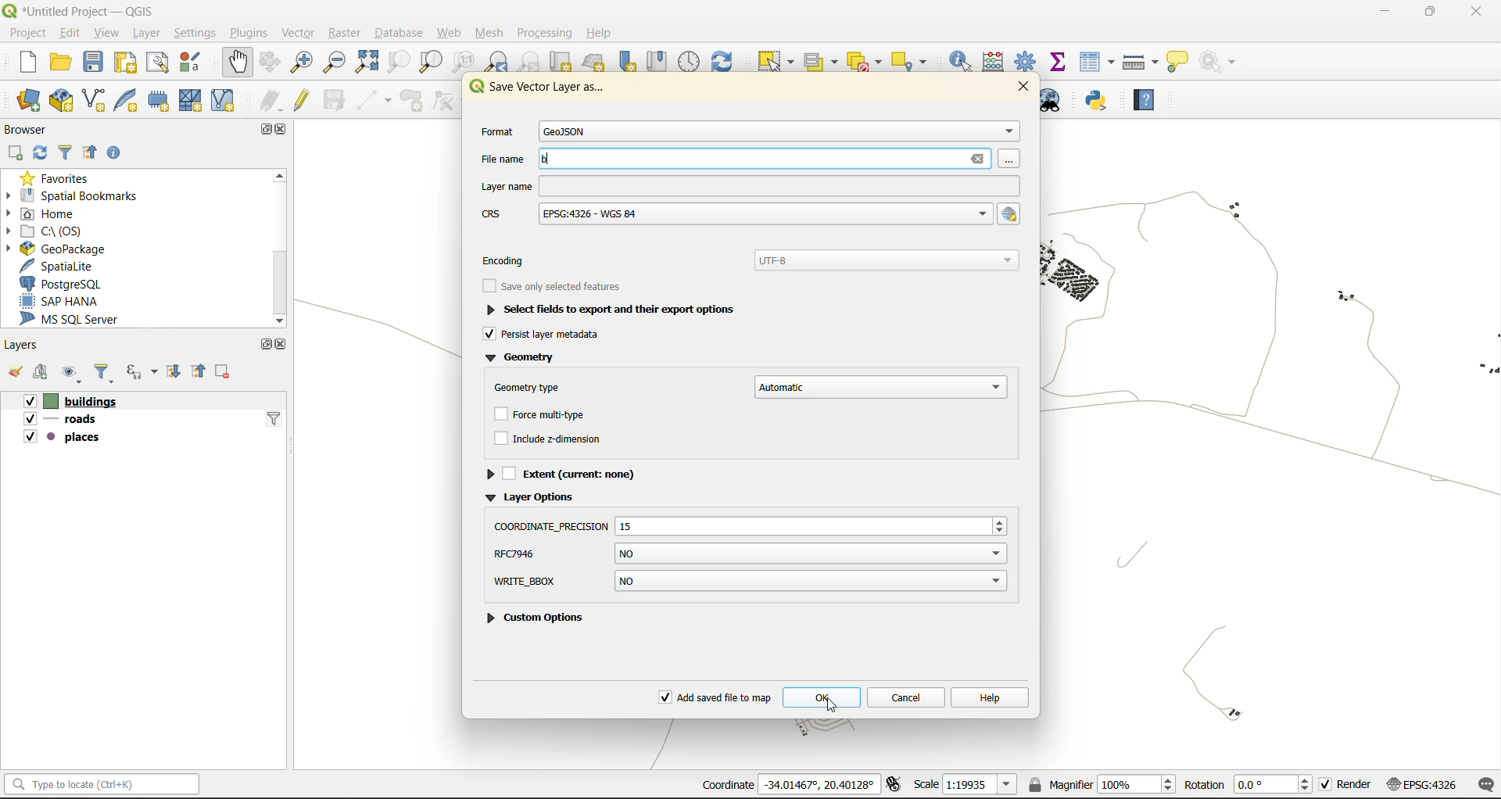 The image size is (1501, 799). Describe the element at coordinates (1019, 87) in the screenshot. I see `close` at that location.